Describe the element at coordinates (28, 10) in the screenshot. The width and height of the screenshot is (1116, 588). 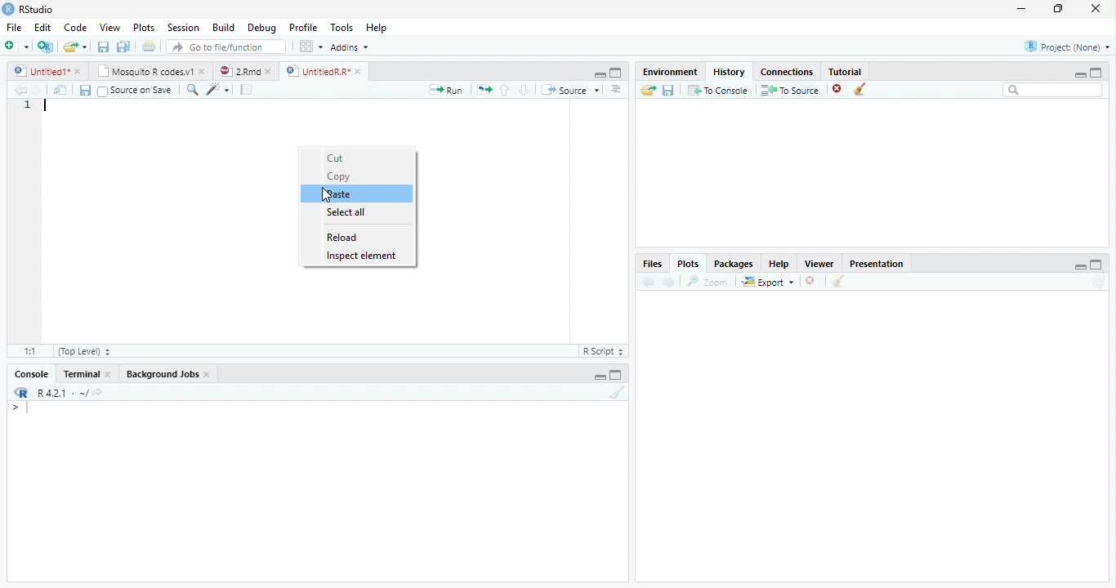
I see `' RStudio` at that location.